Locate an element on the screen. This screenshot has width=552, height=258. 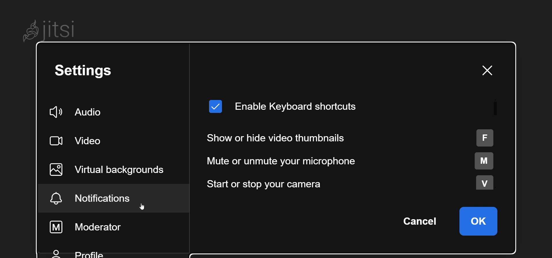
profile is located at coordinates (88, 253).